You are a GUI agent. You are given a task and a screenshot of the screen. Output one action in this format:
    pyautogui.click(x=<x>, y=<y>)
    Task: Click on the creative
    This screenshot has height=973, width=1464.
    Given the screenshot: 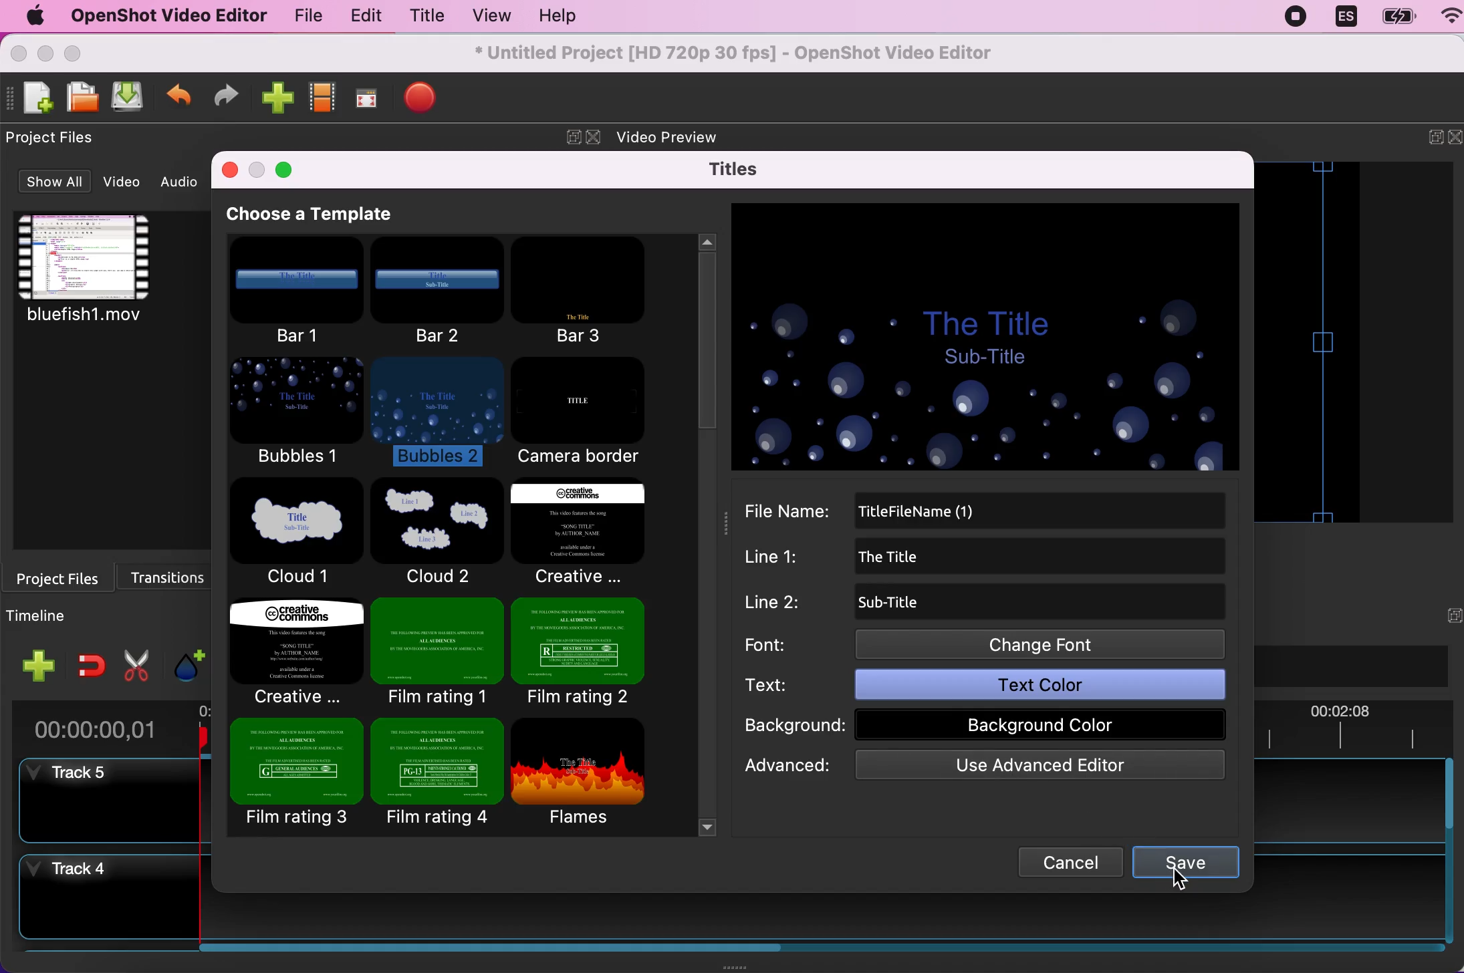 What is the action you would take?
    pyautogui.click(x=297, y=649)
    